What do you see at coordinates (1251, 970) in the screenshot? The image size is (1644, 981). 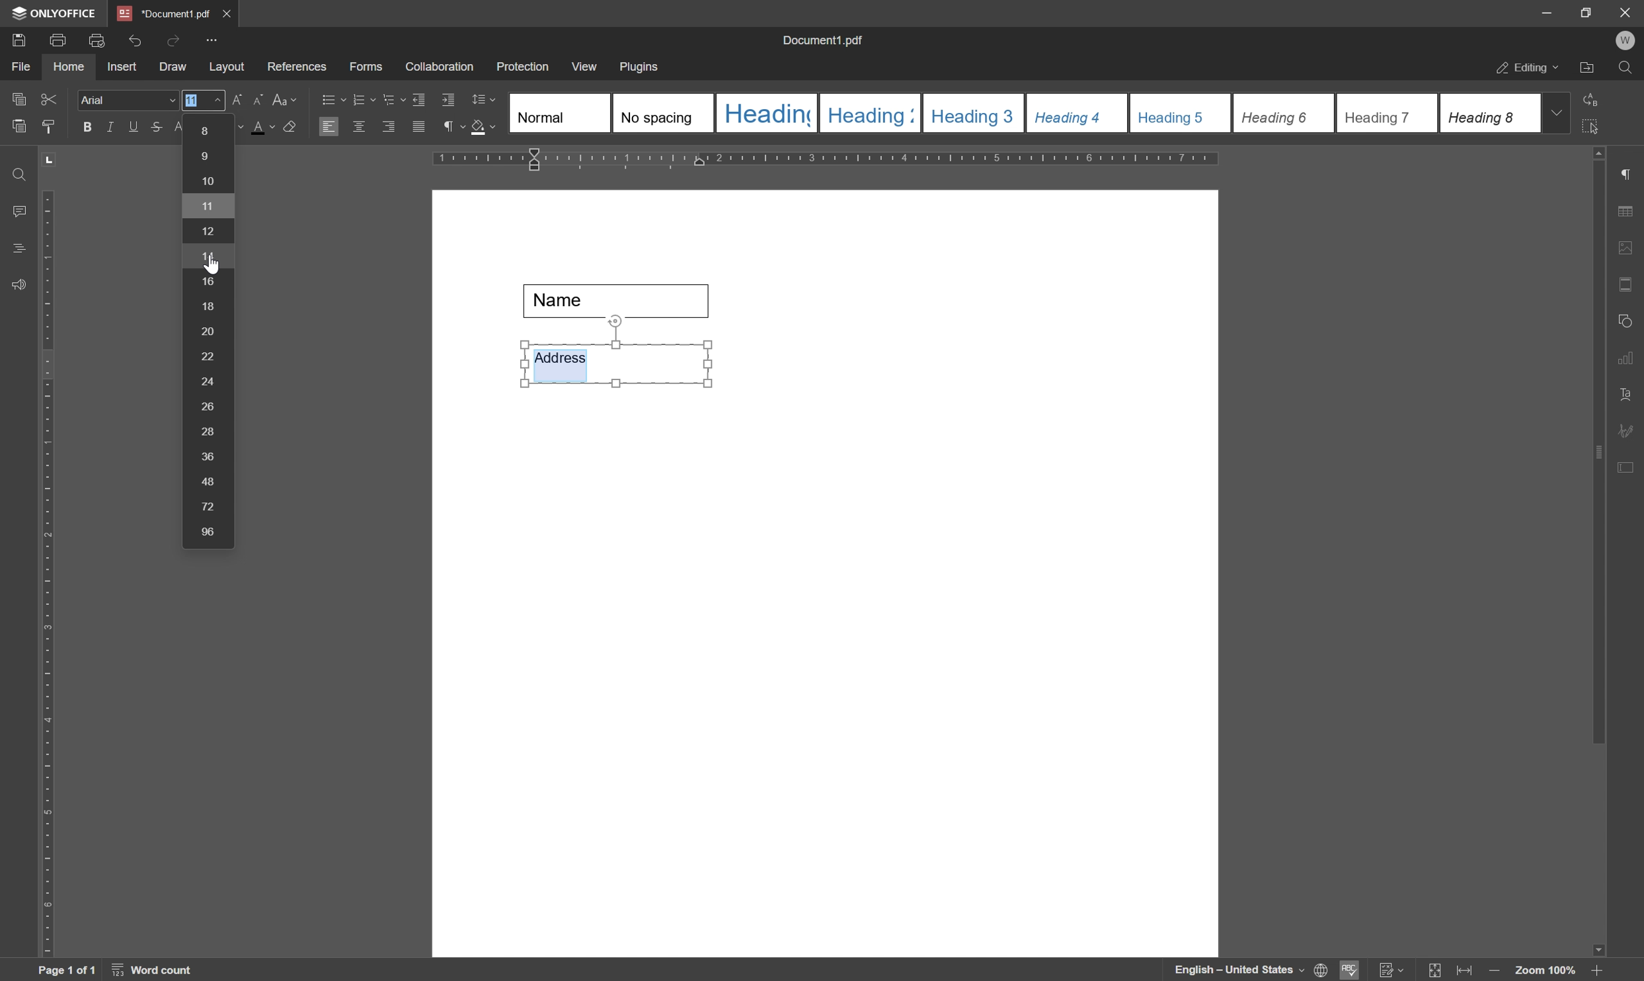 I see `English- united states` at bounding box center [1251, 970].